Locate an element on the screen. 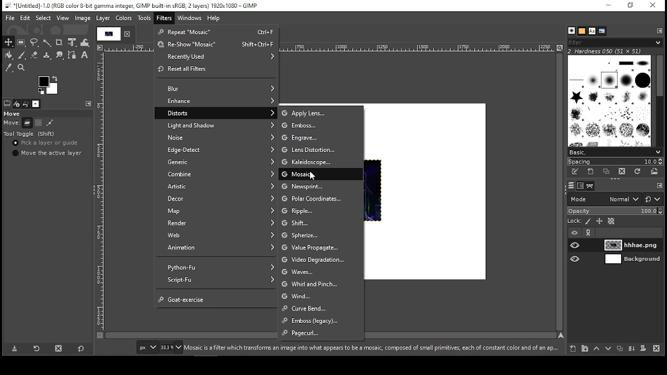  document history is located at coordinates (602, 31).